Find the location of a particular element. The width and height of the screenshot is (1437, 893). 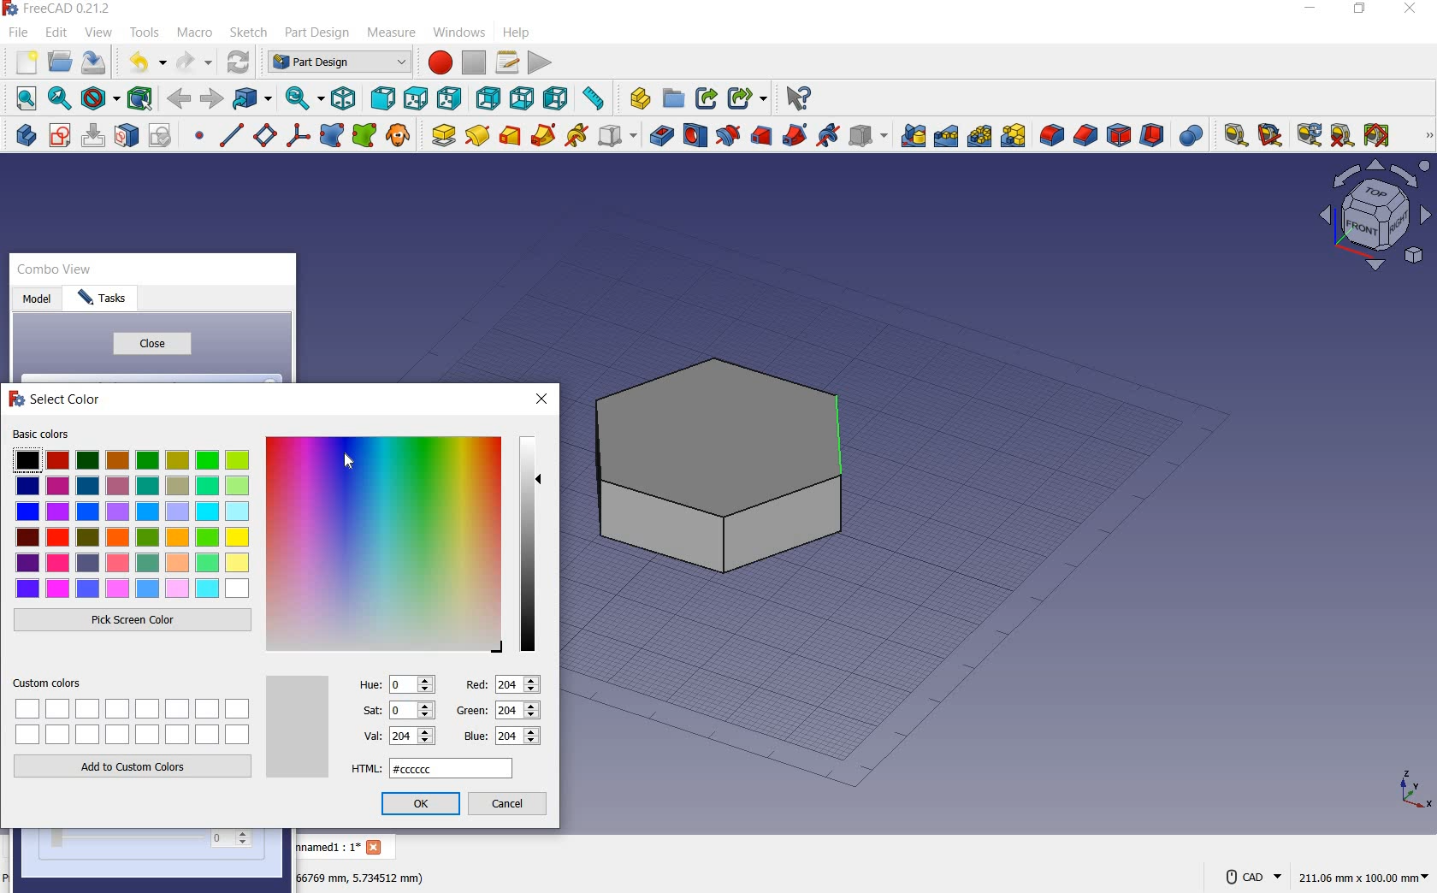

subtractive loft is located at coordinates (763, 138).